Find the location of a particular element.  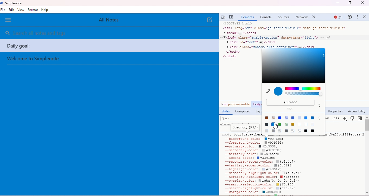

welcome simplenote is located at coordinates (34, 59).